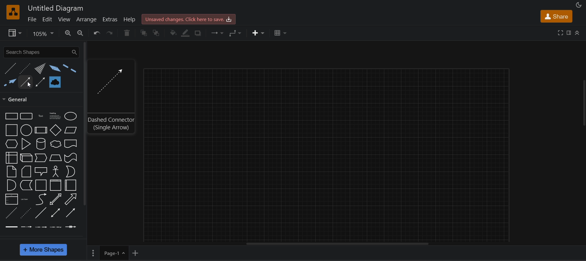  I want to click on horizontal scroll bar, so click(338, 245).